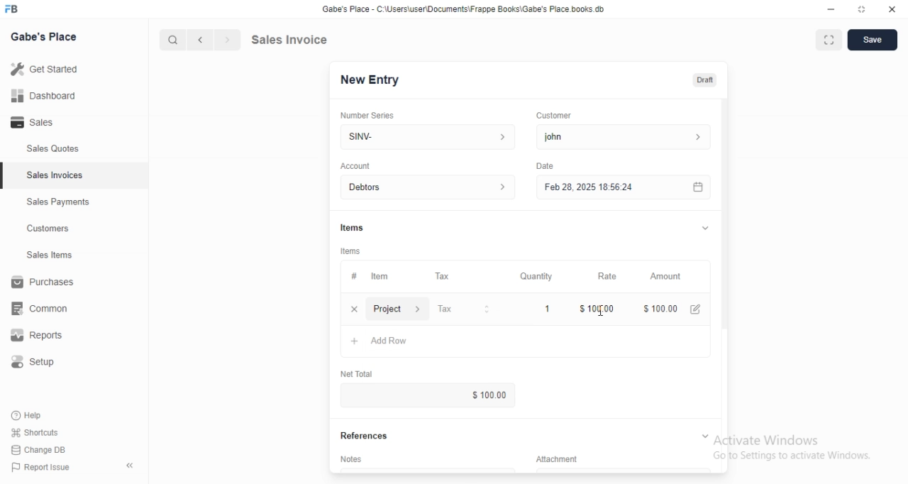 Image resolution: width=908 pixels, height=484 pixels. I want to click on - Sales, so click(45, 124).